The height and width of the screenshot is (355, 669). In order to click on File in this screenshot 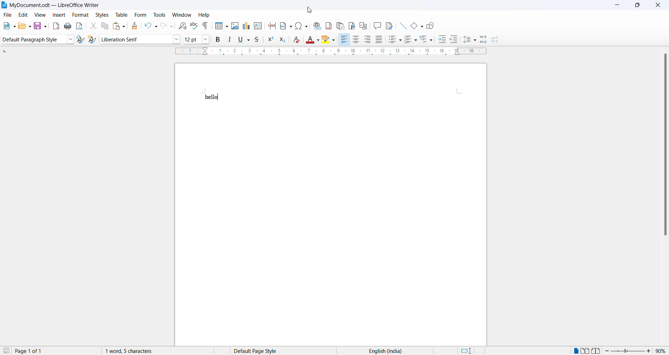, I will do `click(8, 15)`.